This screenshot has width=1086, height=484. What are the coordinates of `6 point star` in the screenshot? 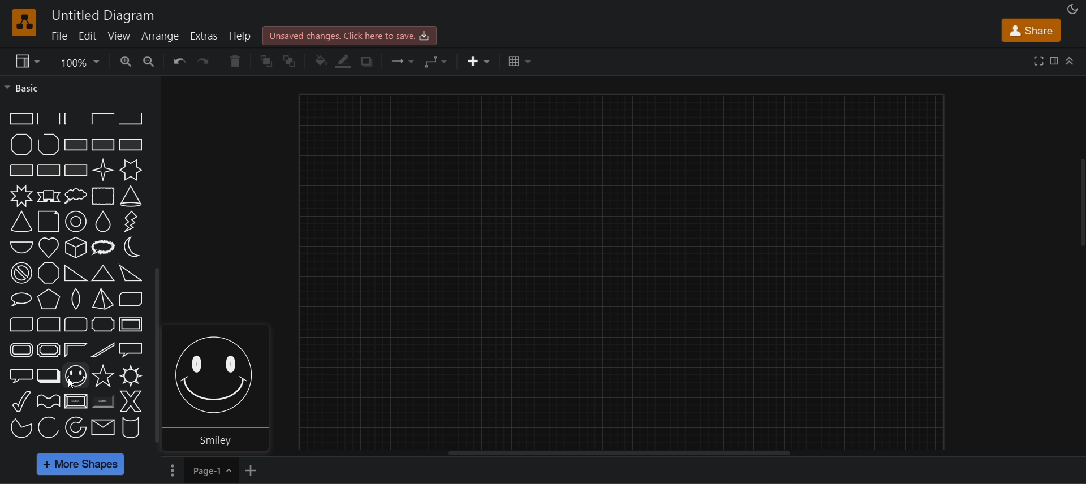 It's located at (130, 170).